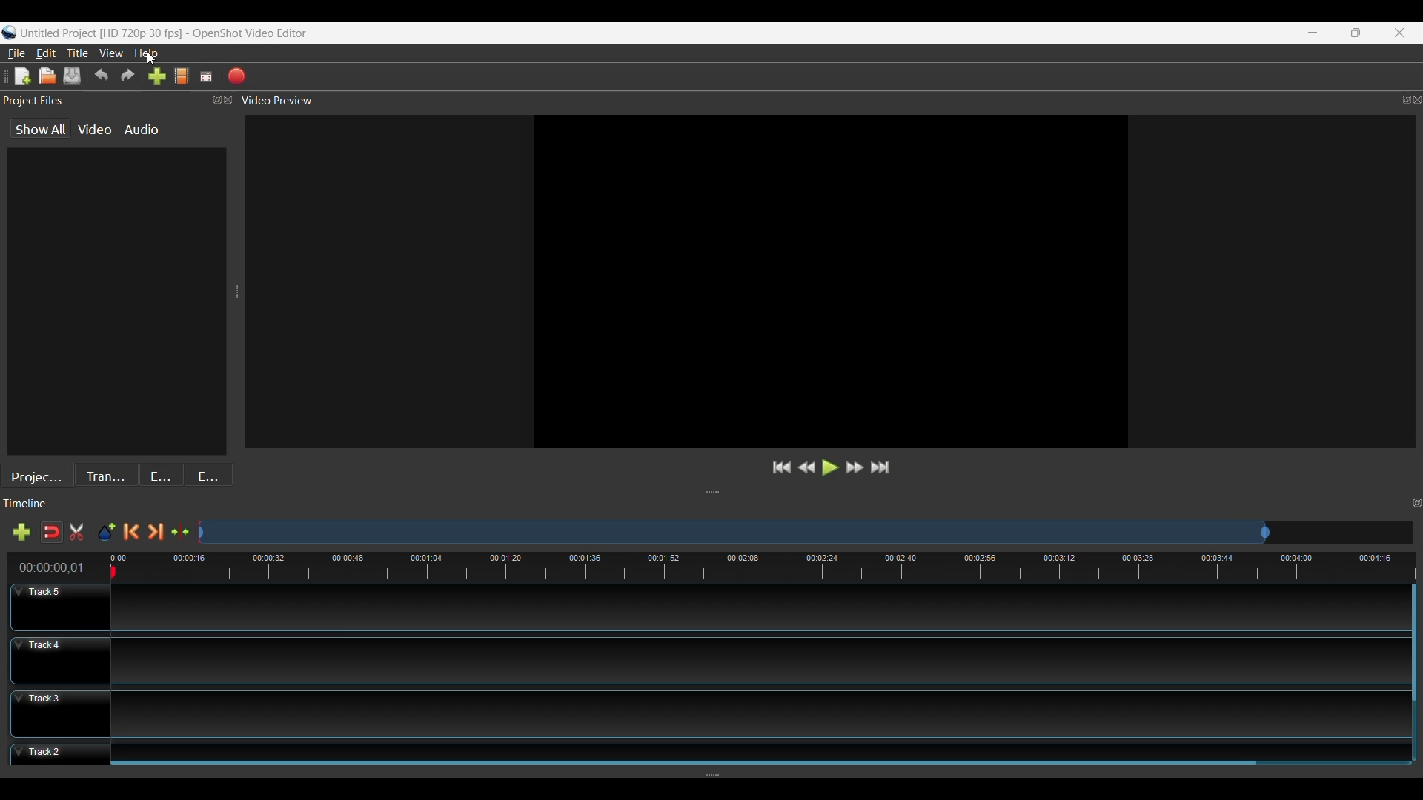 The width and height of the screenshot is (1423, 800). I want to click on Track Header, so click(57, 660).